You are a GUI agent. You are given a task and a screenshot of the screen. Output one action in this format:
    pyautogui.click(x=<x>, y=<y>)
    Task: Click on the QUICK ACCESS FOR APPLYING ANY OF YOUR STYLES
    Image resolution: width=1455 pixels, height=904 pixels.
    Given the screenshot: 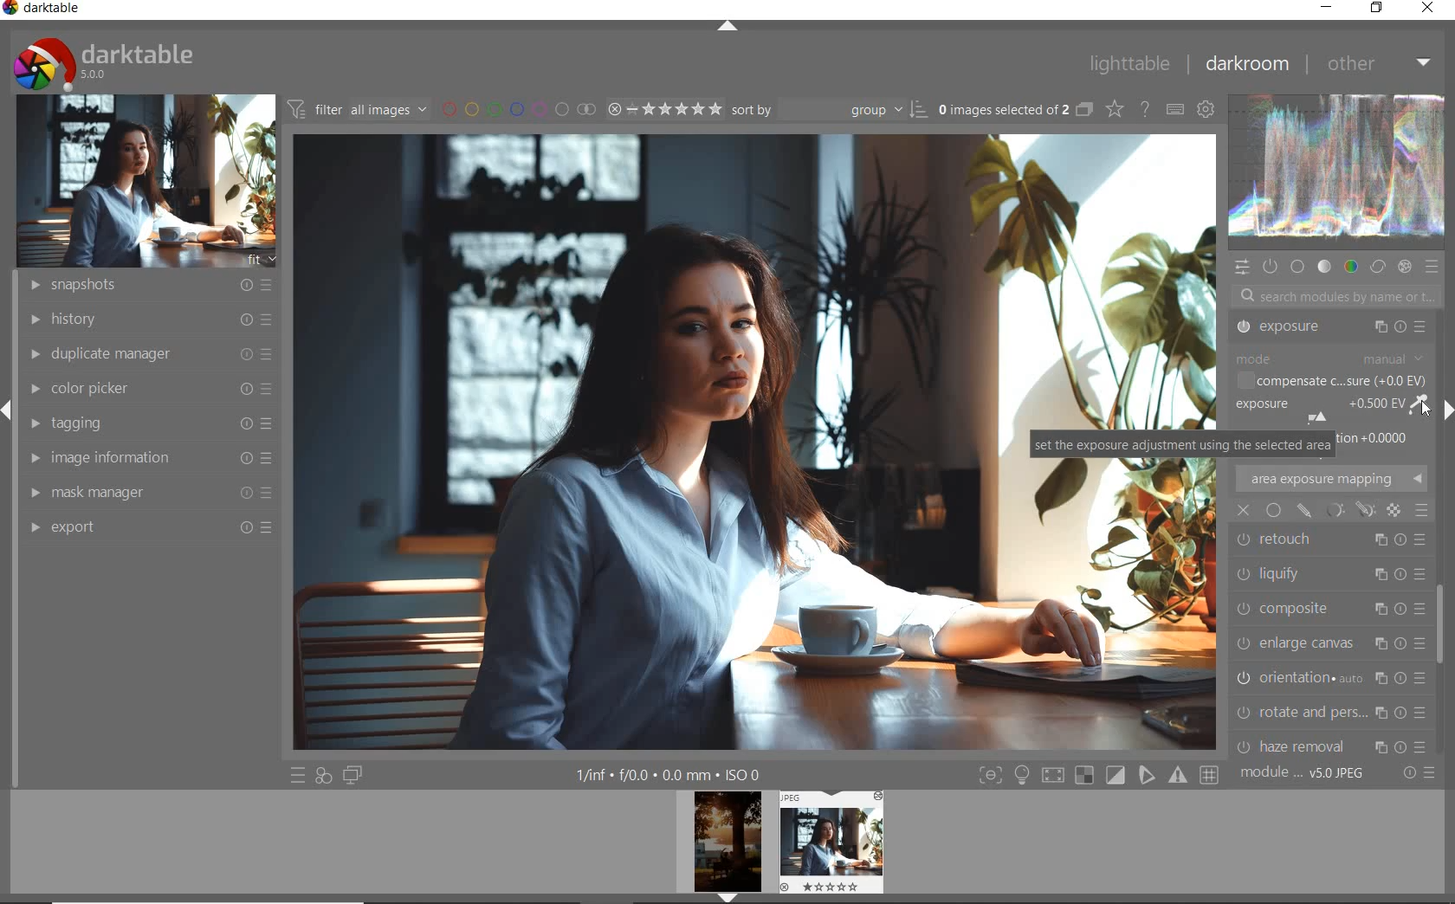 What is the action you would take?
    pyautogui.click(x=324, y=776)
    